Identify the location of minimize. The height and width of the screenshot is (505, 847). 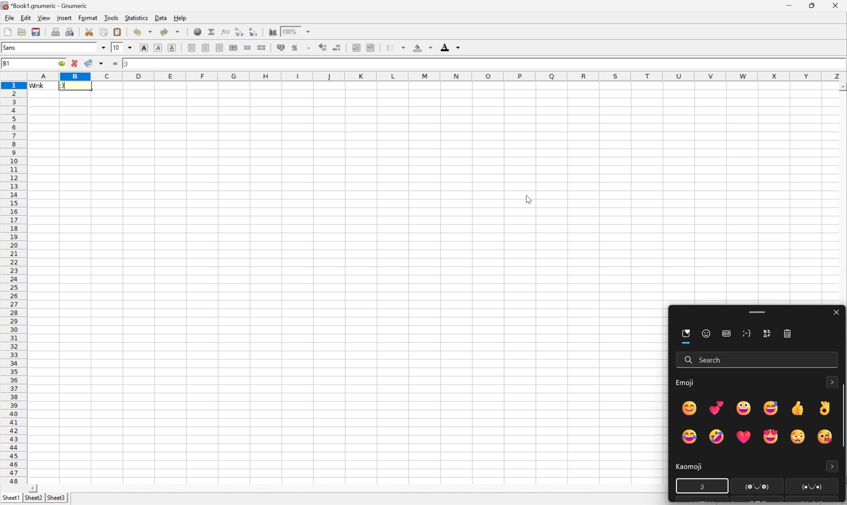
(790, 6).